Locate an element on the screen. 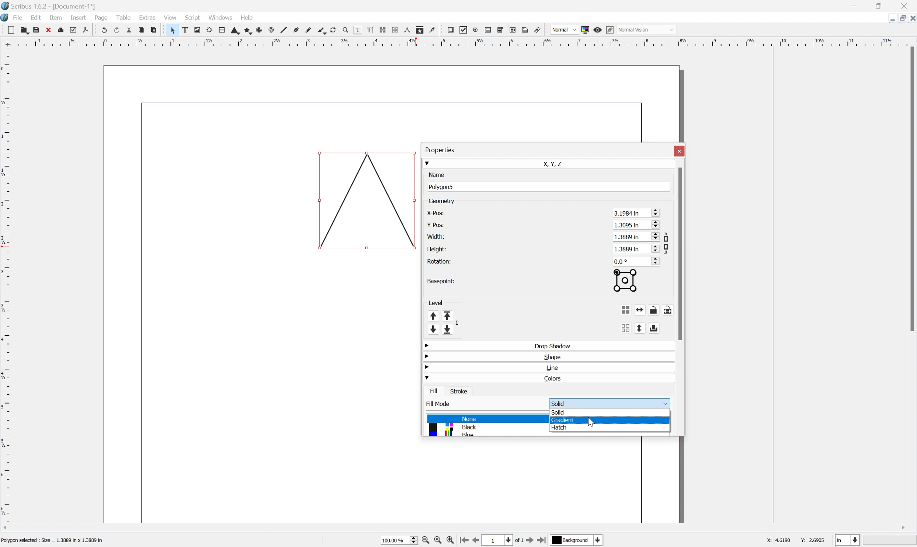 The height and width of the screenshot is (547, 917). Drop Down is located at coordinates (427, 389).